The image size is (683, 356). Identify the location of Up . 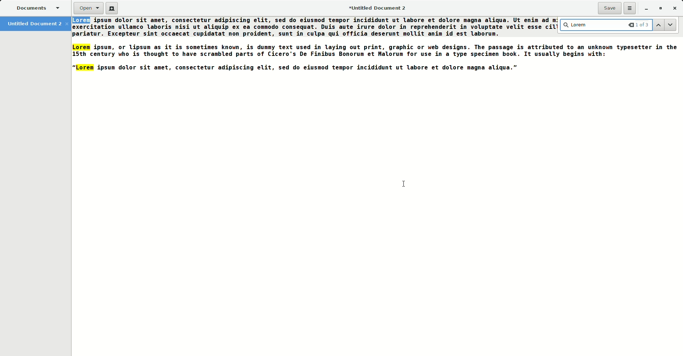
(660, 25).